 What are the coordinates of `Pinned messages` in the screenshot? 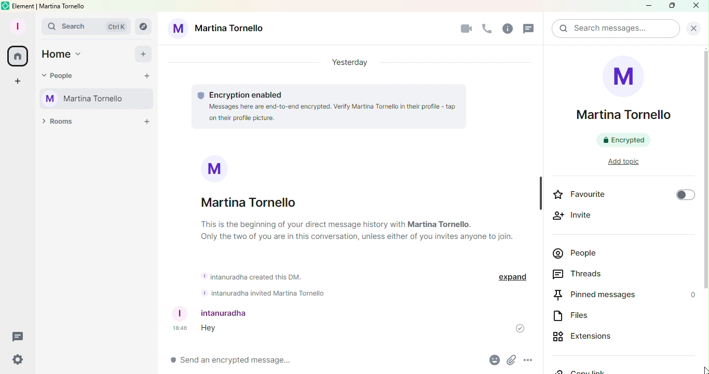 It's located at (620, 294).